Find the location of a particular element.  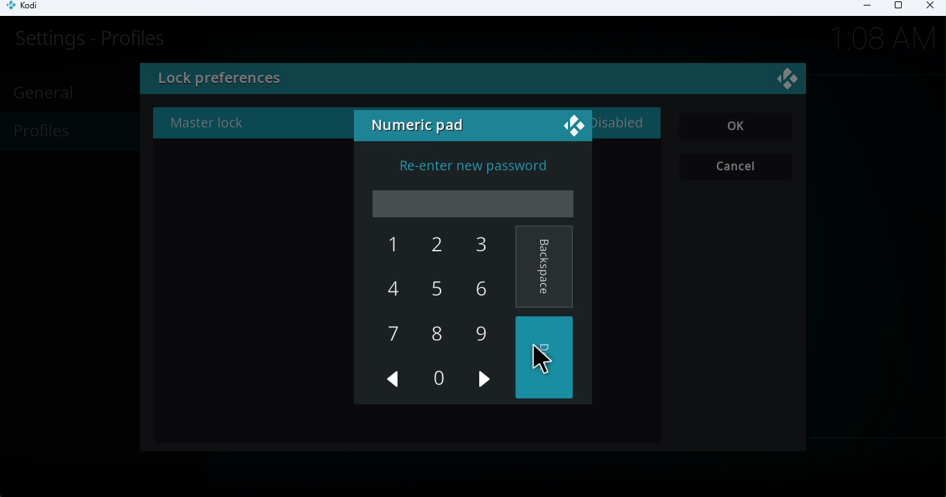

Next is located at coordinates (486, 387).